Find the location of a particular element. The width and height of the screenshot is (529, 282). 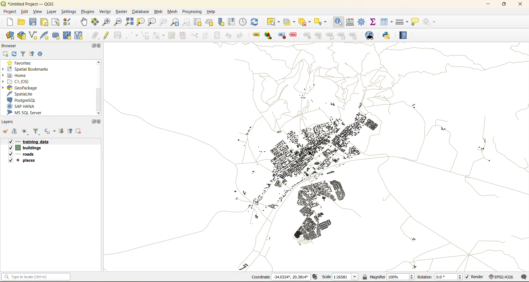

new virtual layer is located at coordinates (79, 36).